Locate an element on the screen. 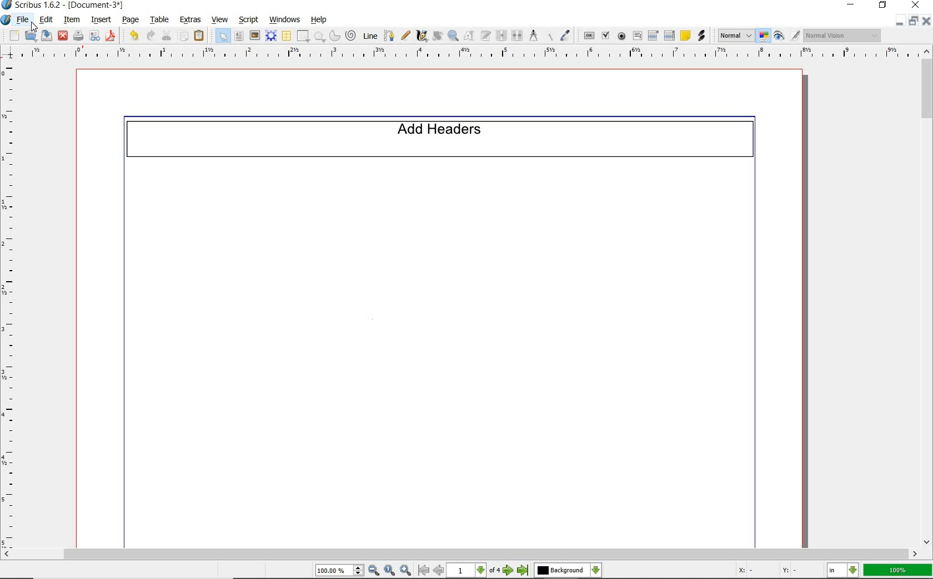 Image resolution: width=933 pixels, height=579 pixels. rotate item is located at coordinates (437, 37).